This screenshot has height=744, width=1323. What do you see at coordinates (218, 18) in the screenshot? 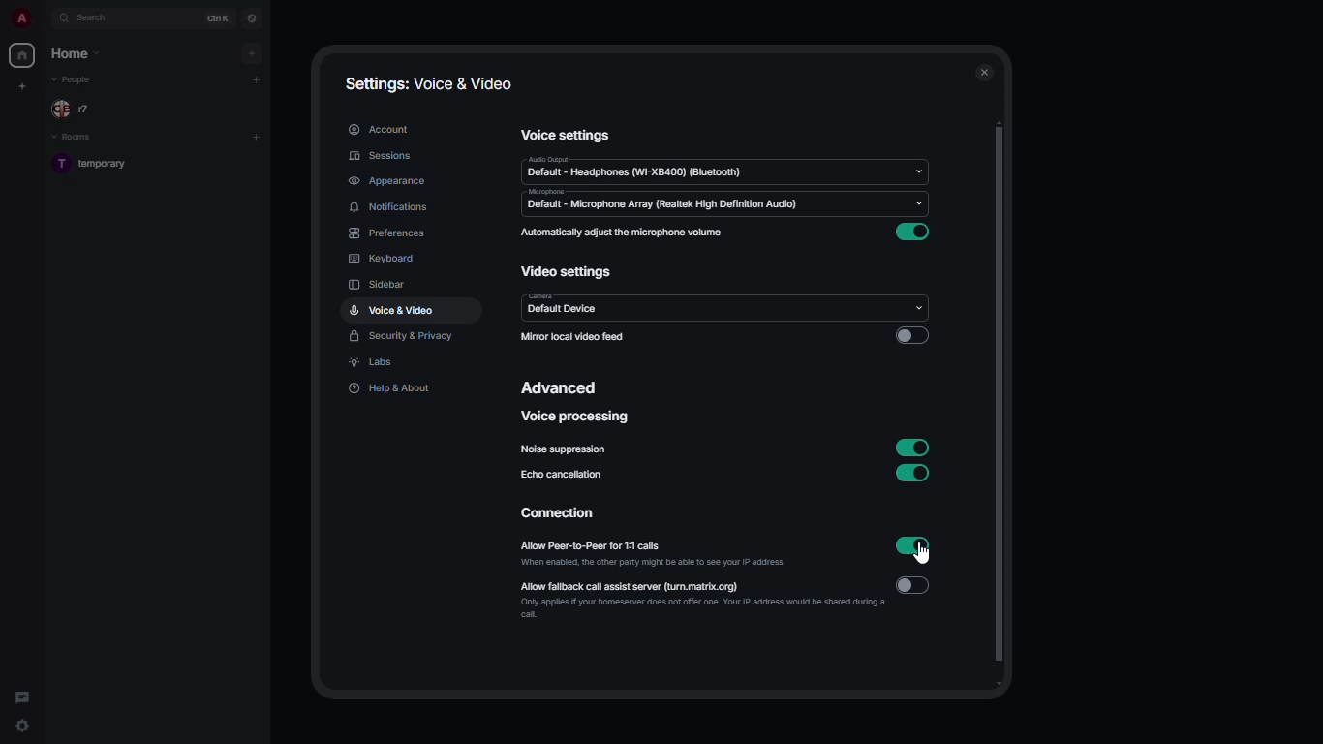
I see `ctrl K` at bounding box center [218, 18].